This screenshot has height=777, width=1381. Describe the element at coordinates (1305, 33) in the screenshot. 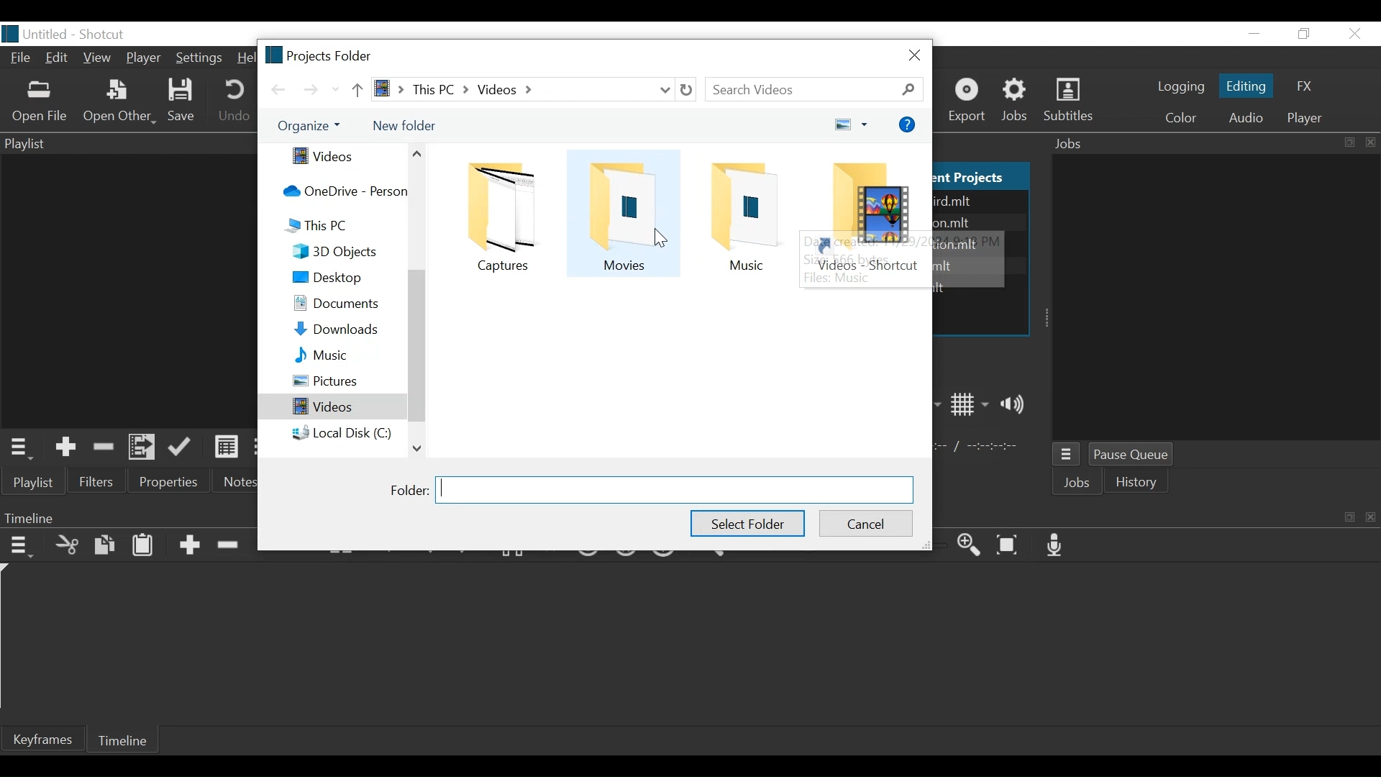

I see `Restore` at that location.